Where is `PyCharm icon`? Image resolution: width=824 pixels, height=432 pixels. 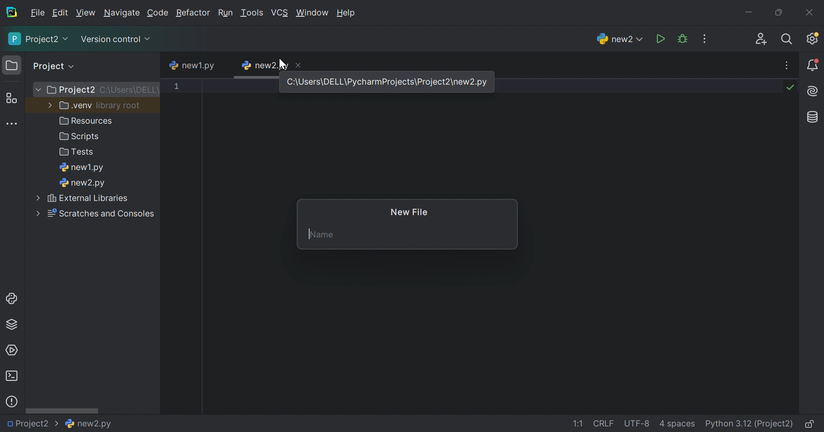 PyCharm icon is located at coordinates (13, 12).